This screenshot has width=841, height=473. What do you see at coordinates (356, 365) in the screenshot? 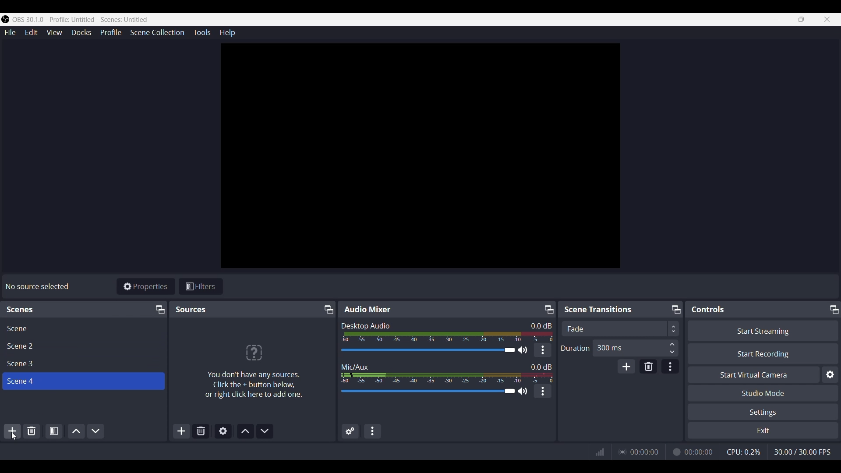
I see `Mic/Aux` at bounding box center [356, 365].